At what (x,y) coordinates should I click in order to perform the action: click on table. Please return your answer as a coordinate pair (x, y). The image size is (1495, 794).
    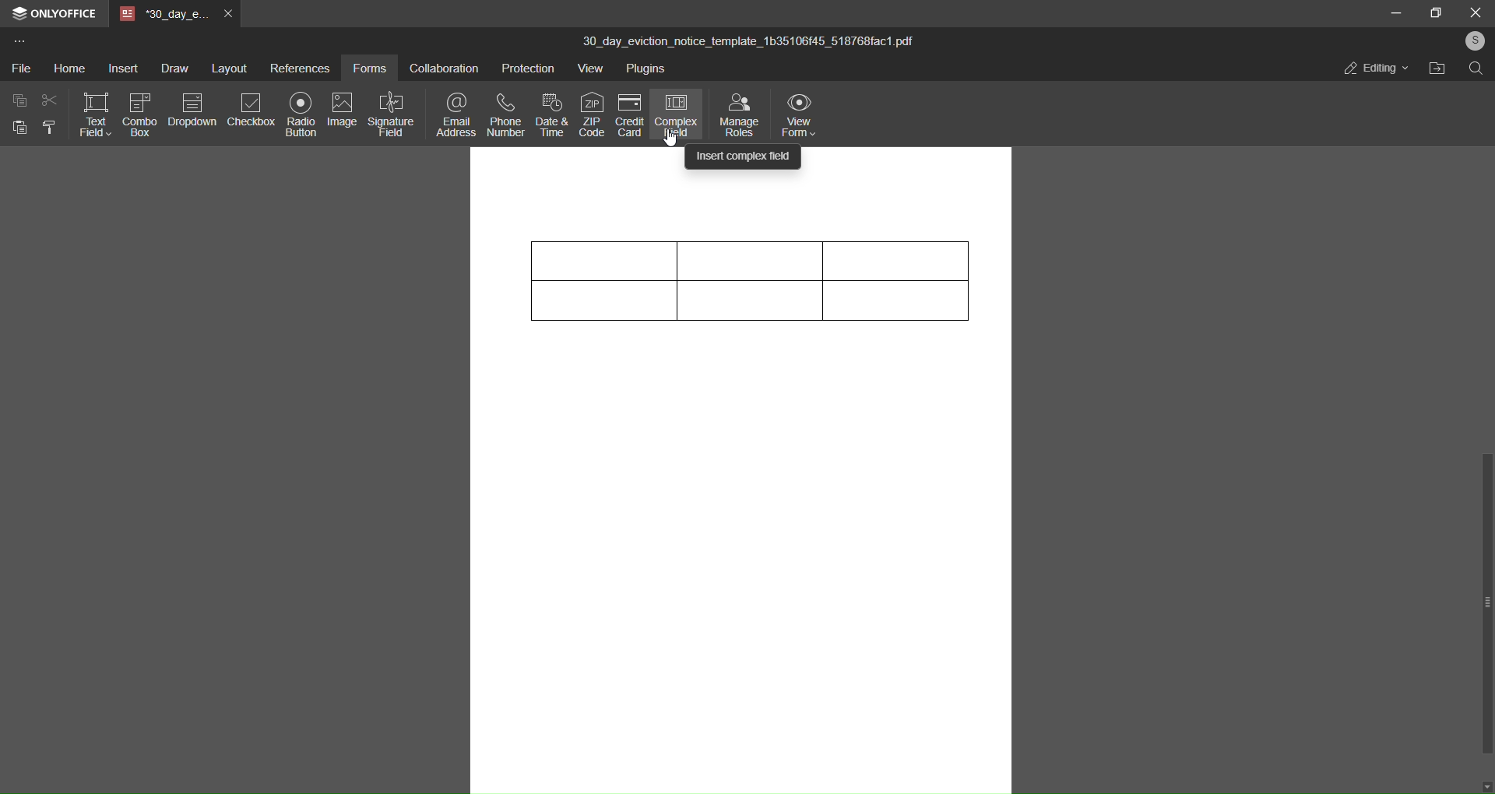
    Looking at the image, I should click on (747, 286).